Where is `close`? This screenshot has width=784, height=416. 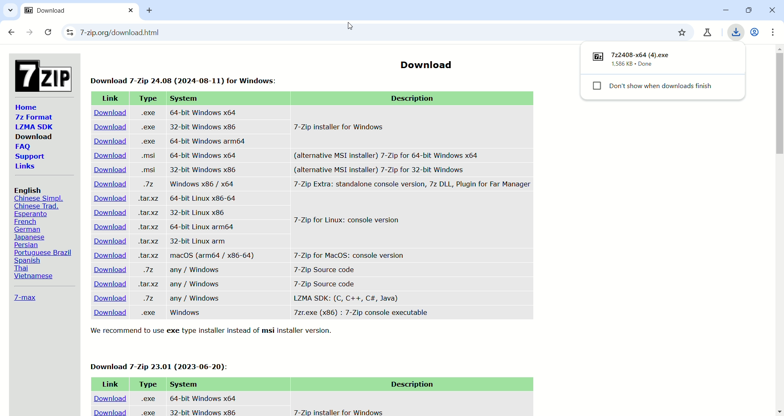
close is located at coordinates (49, 33).